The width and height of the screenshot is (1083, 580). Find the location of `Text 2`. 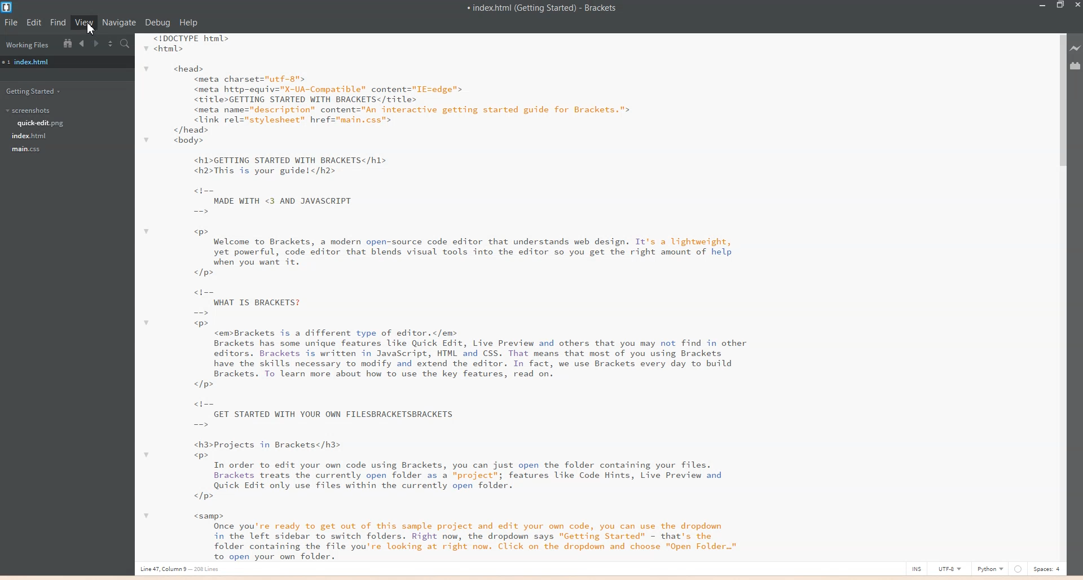

Text 2 is located at coordinates (456, 297).